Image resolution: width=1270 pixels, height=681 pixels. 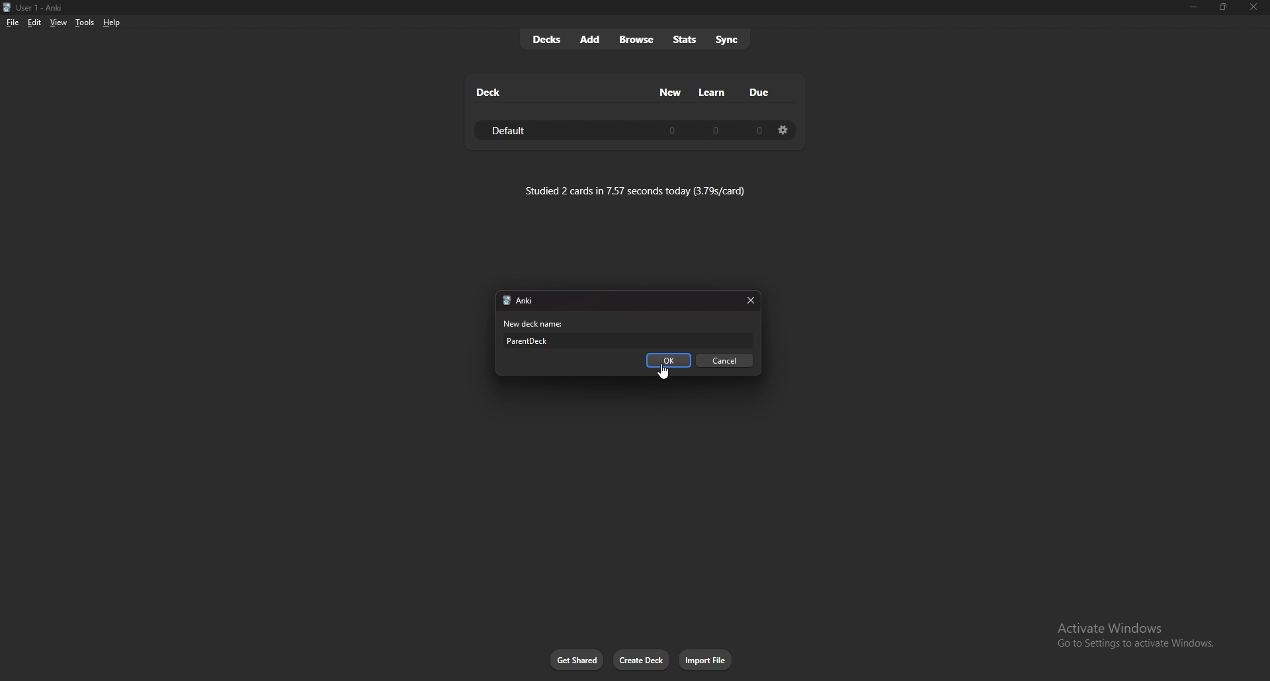 What do you see at coordinates (670, 361) in the screenshot?
I see `ok` at bounding box center [670, 361].